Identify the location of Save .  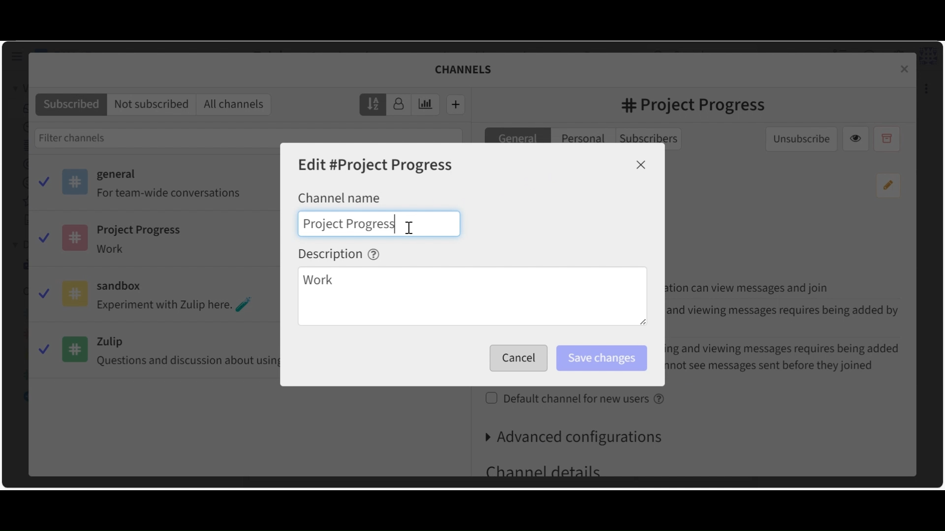
(516, 358).